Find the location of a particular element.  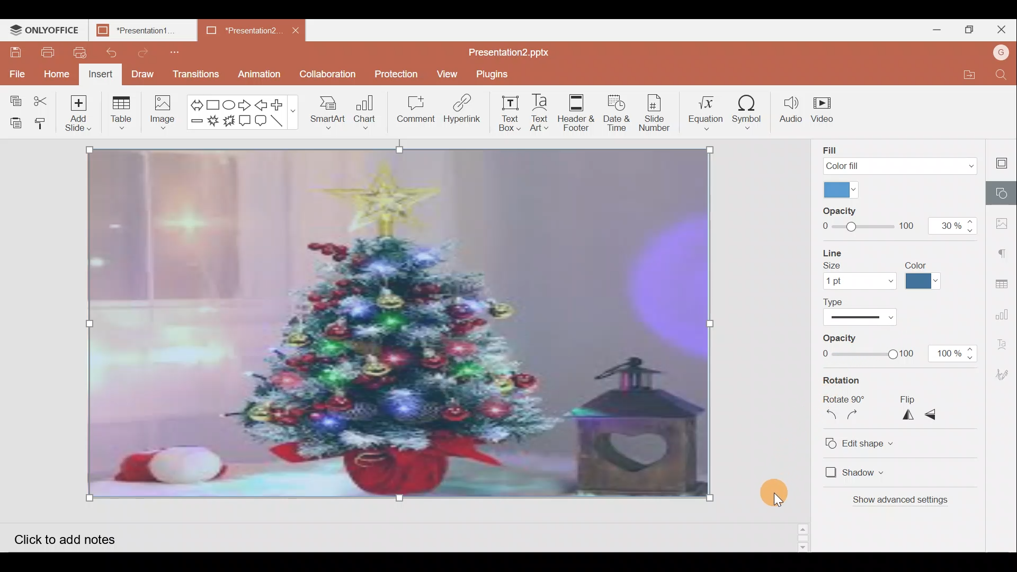

Fill color is located at coordinates (840, 189).